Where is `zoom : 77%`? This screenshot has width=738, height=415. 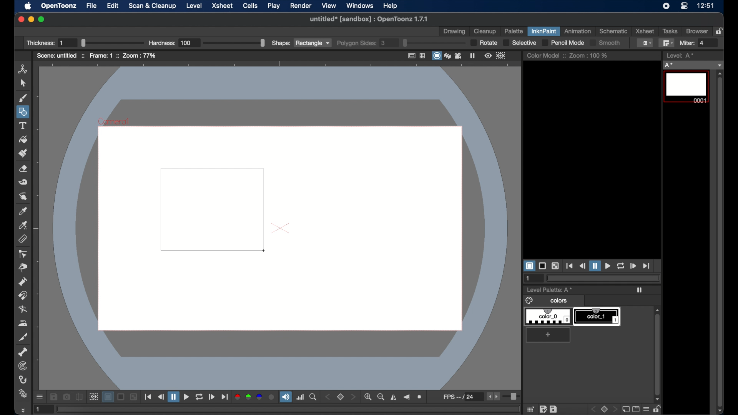
zoom : 77% is located at coordinates (140, 55).